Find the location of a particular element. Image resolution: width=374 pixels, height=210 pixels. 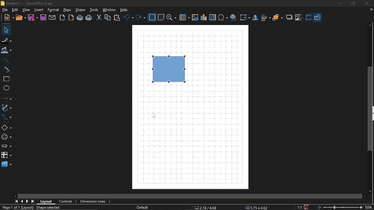

Insert is located at coordinates (39, 10).